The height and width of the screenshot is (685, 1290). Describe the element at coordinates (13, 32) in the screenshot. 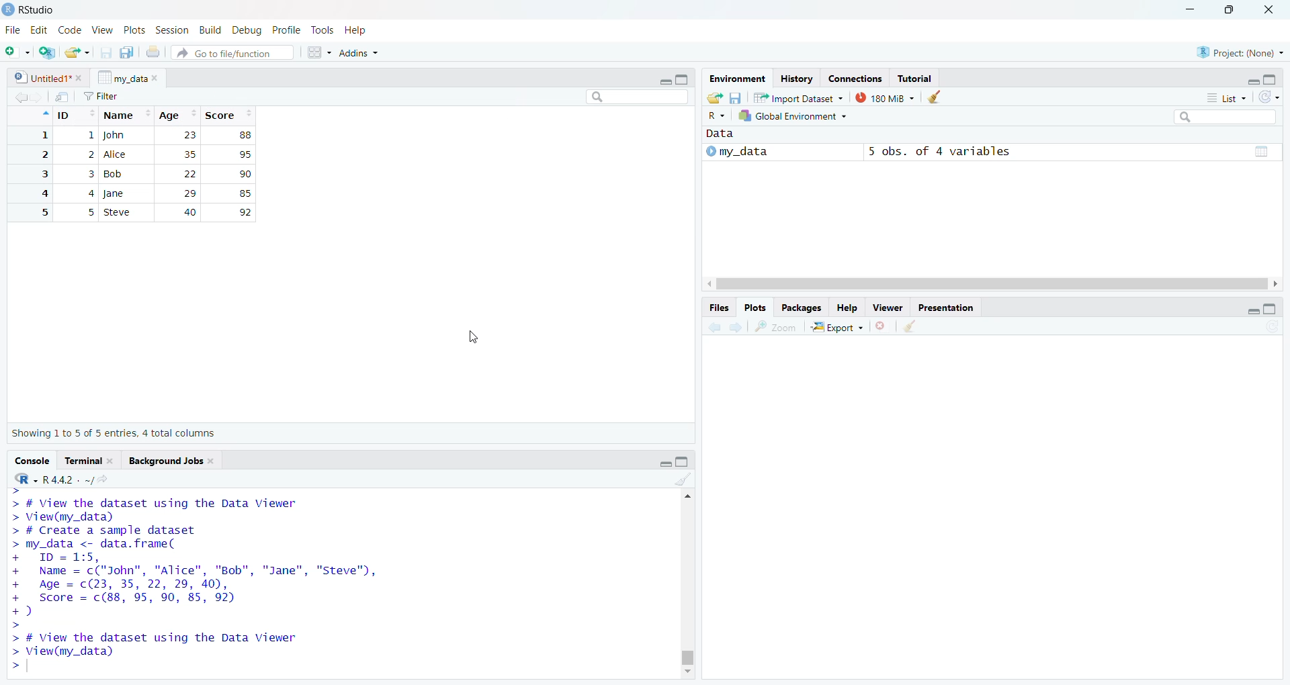

I see `file` at that location.